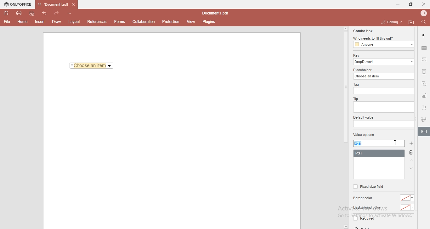 The height and width of the screenshot is (229, 430). What do you see at coordinates (411, 161) in the screenshot?
I see `arrow up` at bounding box center [411, 161].